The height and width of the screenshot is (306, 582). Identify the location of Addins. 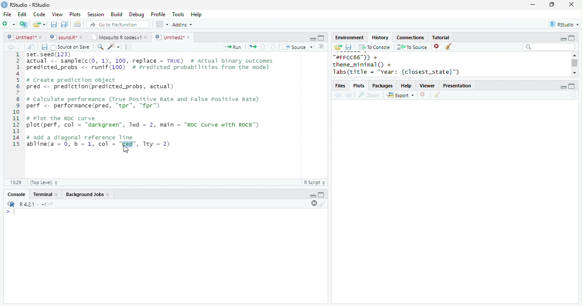
(182, 25).